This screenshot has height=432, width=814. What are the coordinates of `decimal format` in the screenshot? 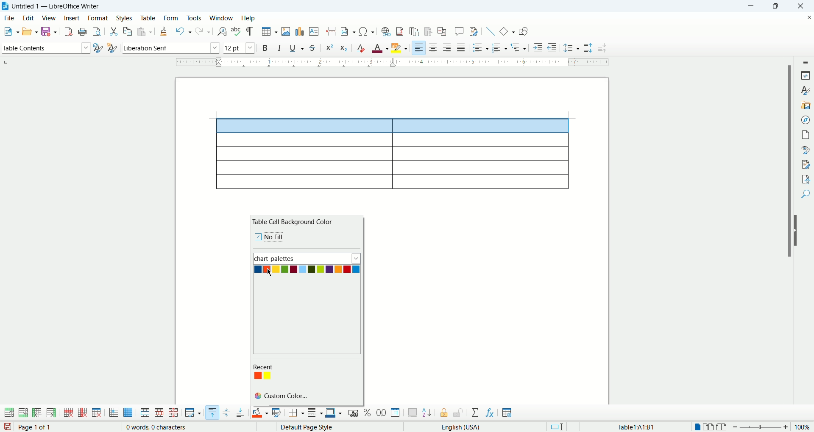 It's located at (382, 413).